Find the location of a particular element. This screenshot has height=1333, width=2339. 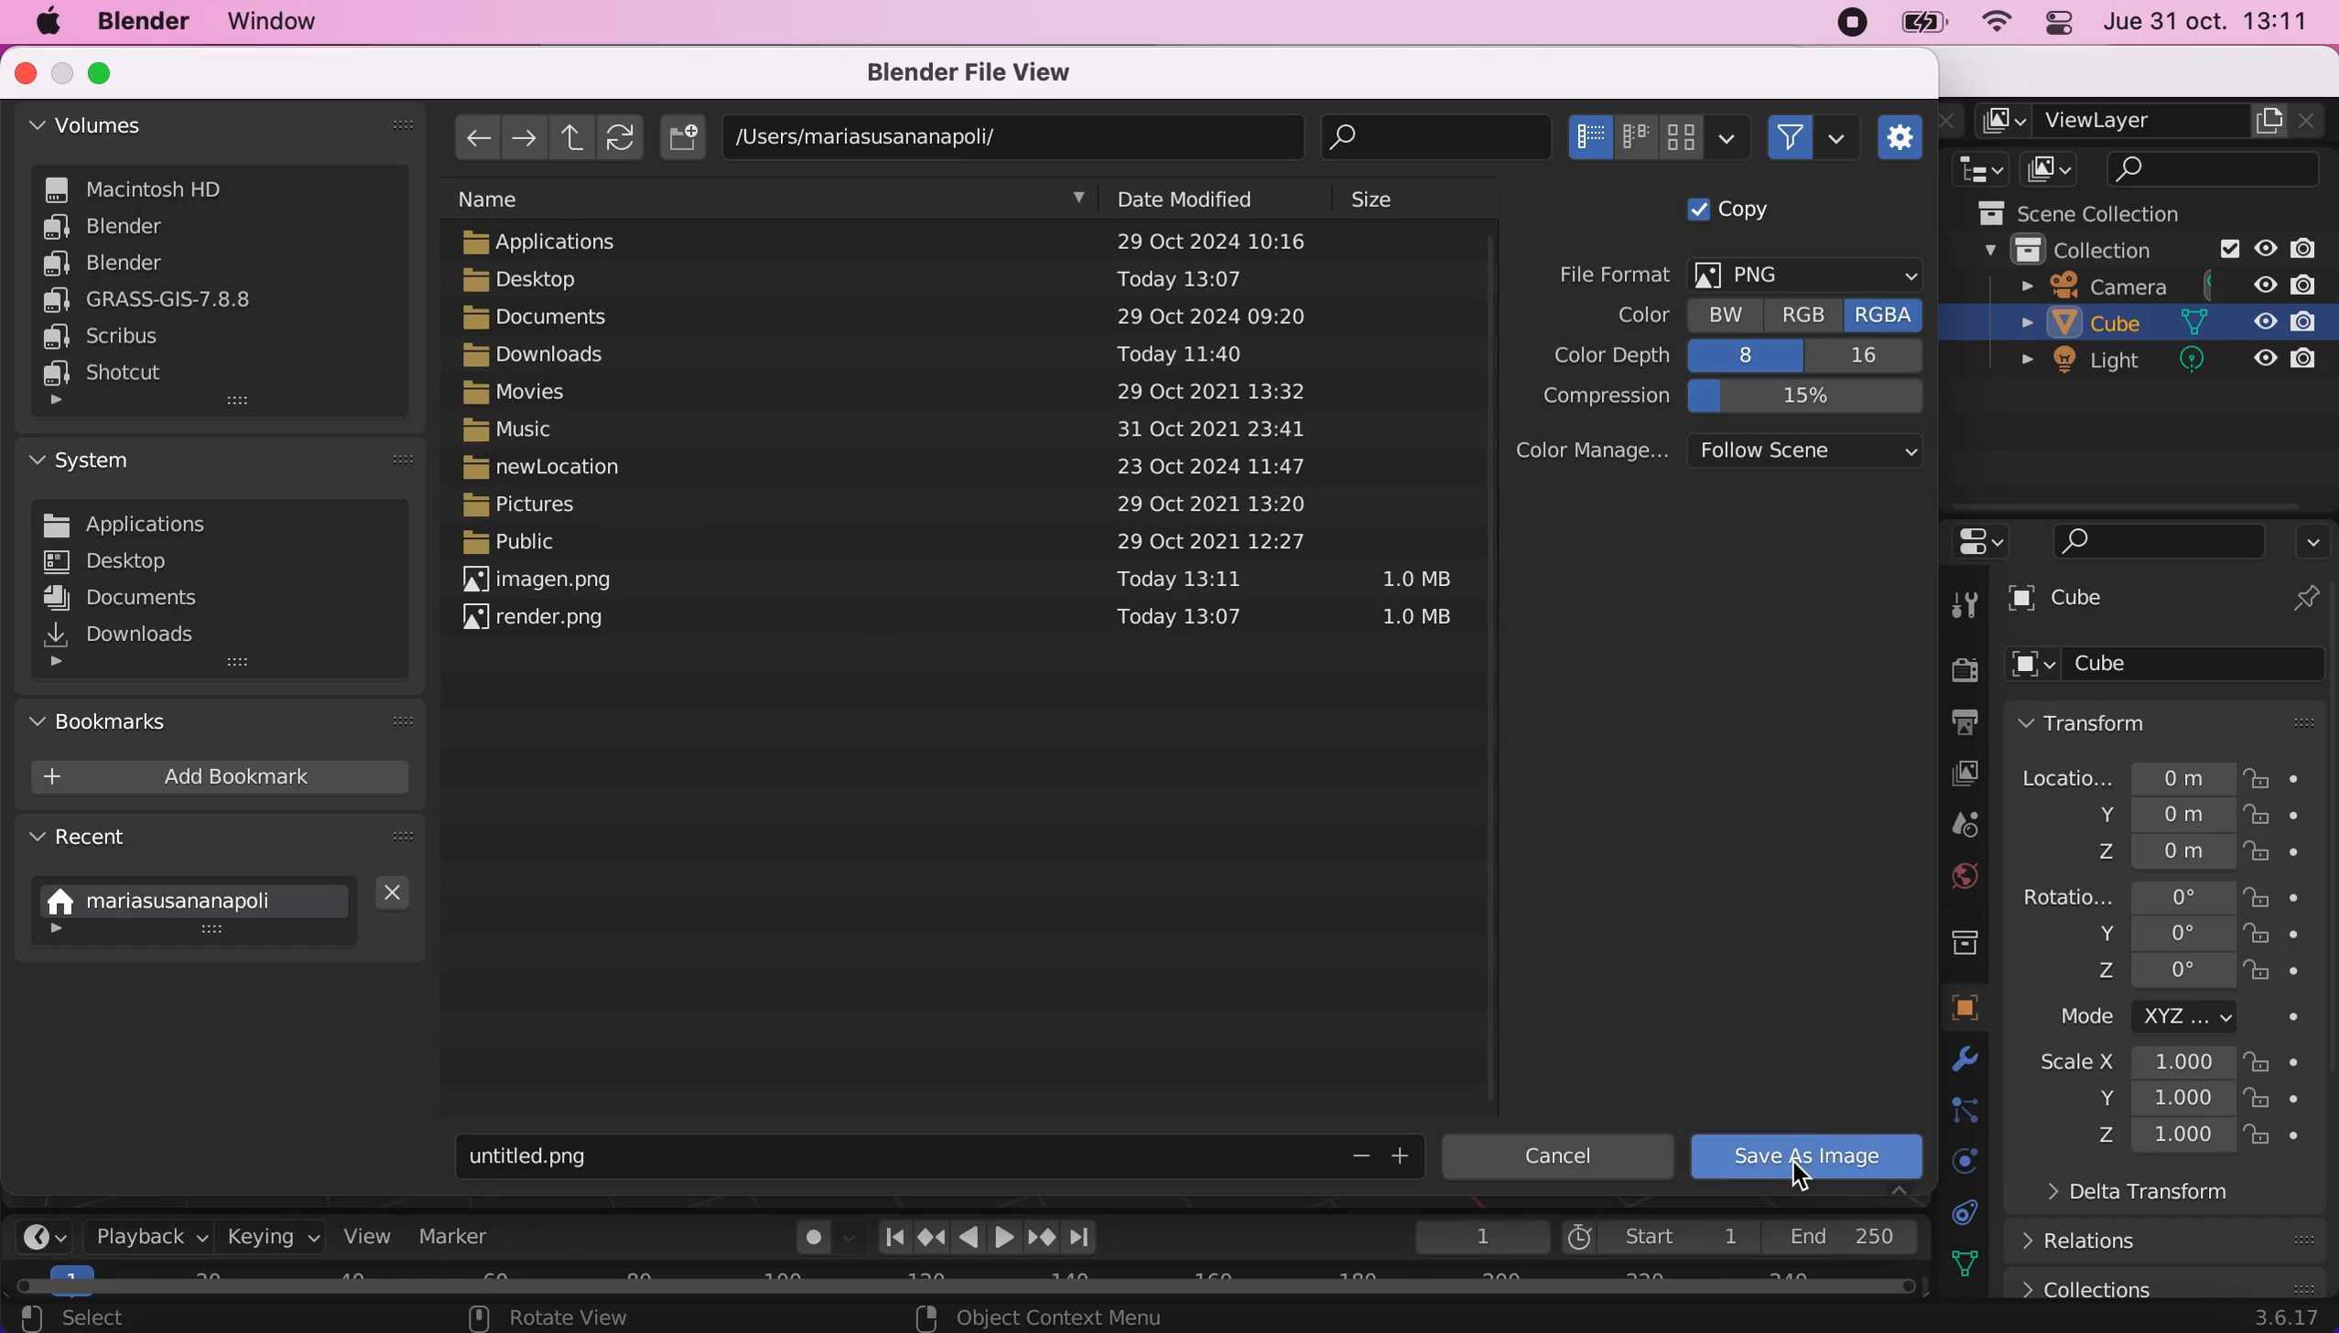

date modified is located at coordinates (1207, 199).